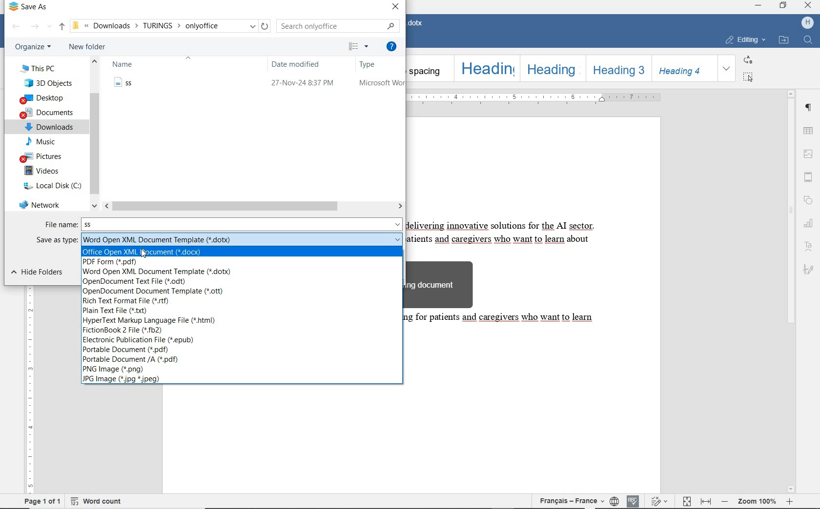 The width and height of the screenshot is (820, 509). Describe the element at coordinates (807, 5) in the screenshot. I see `close` at that location.